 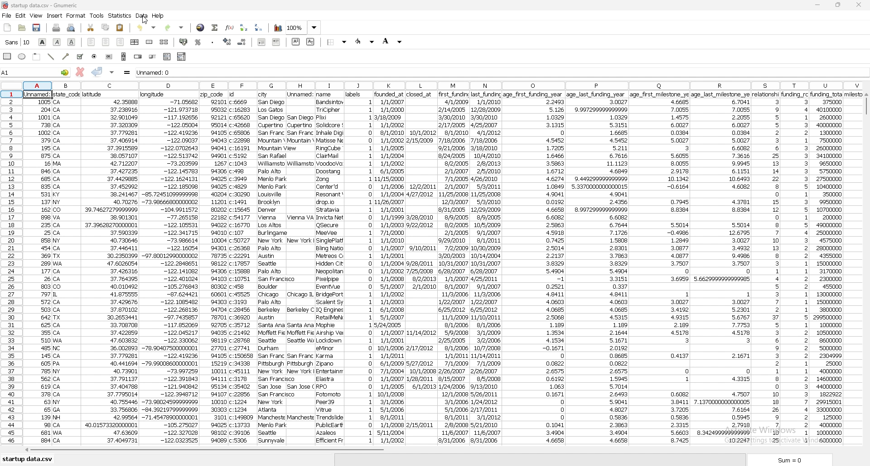 I want to click on right align, so click(x=121, y=42).